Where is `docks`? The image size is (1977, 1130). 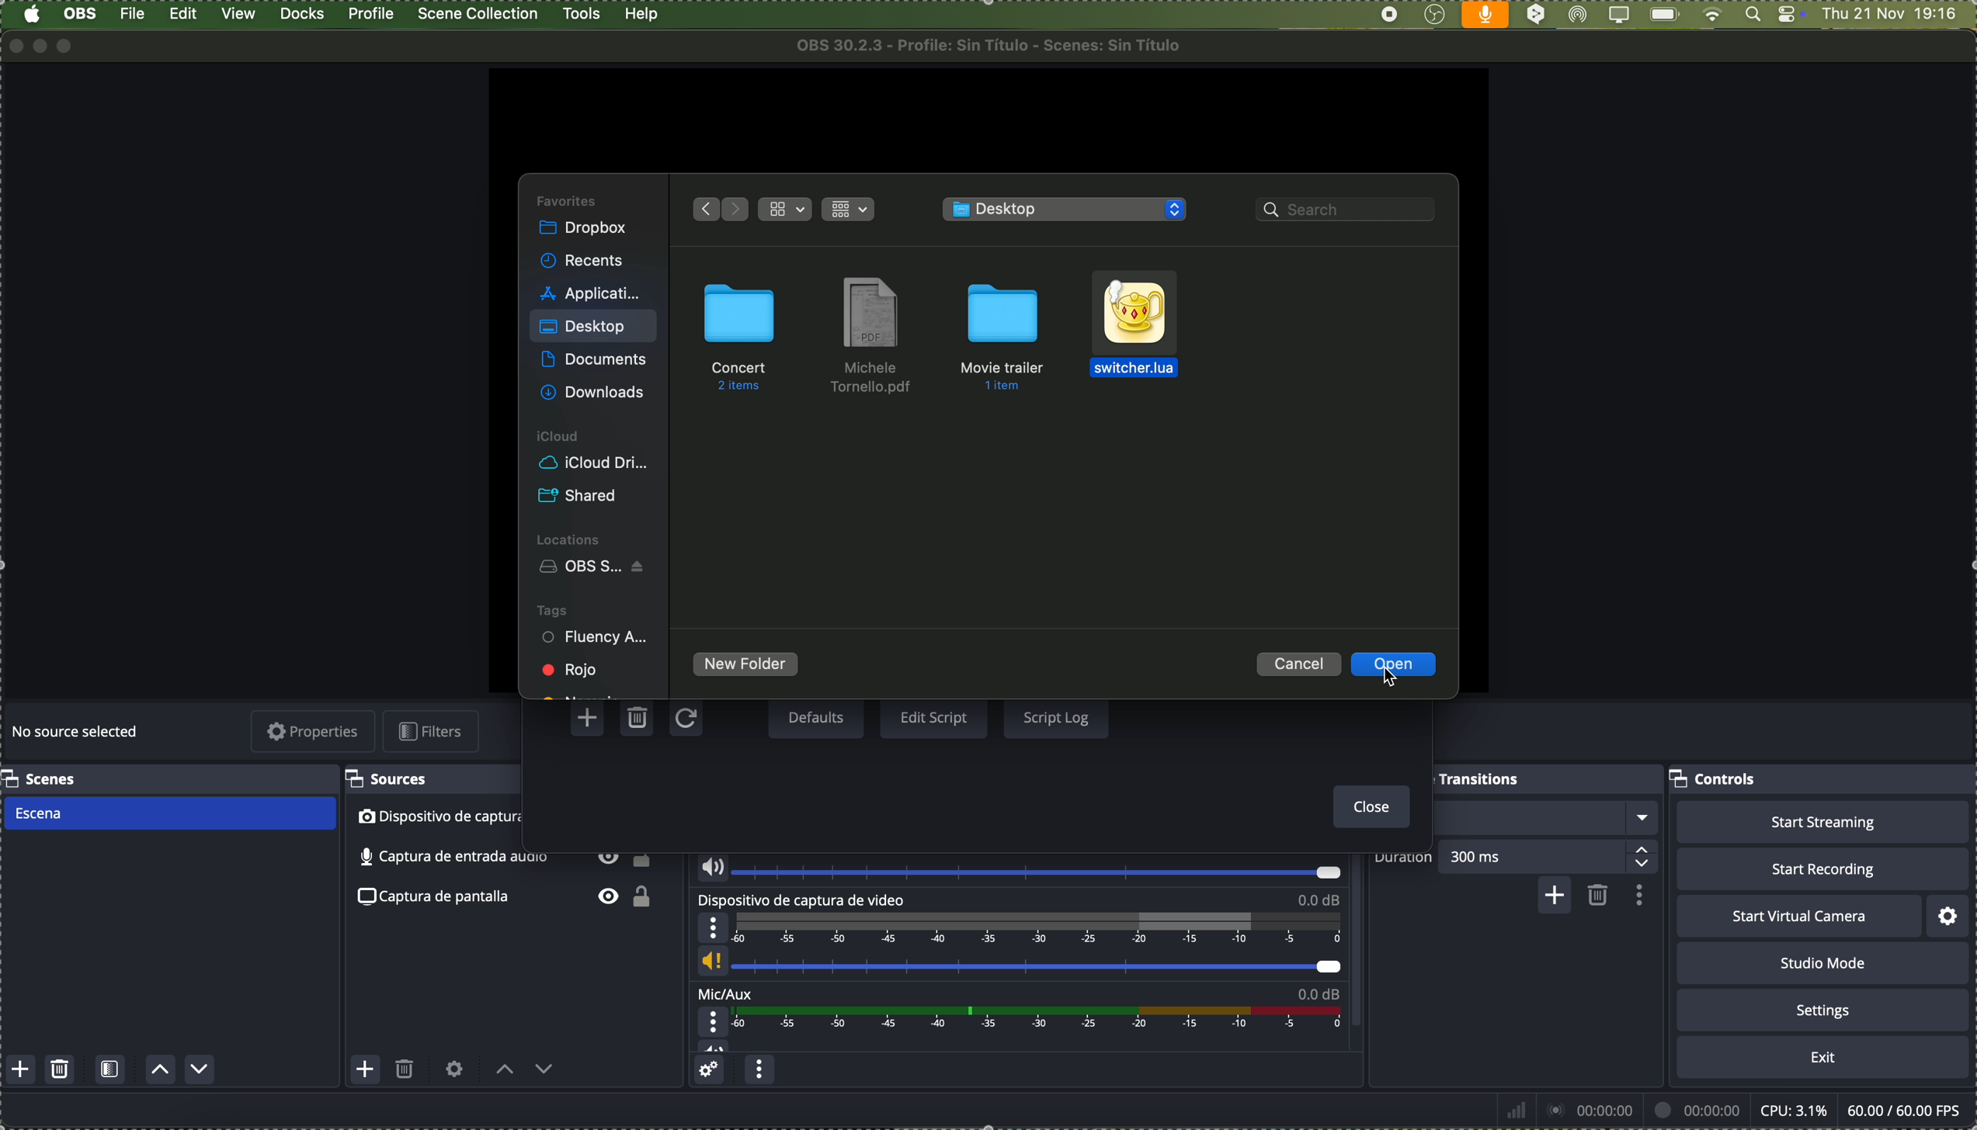
docks is located at coordinates (303, 15).